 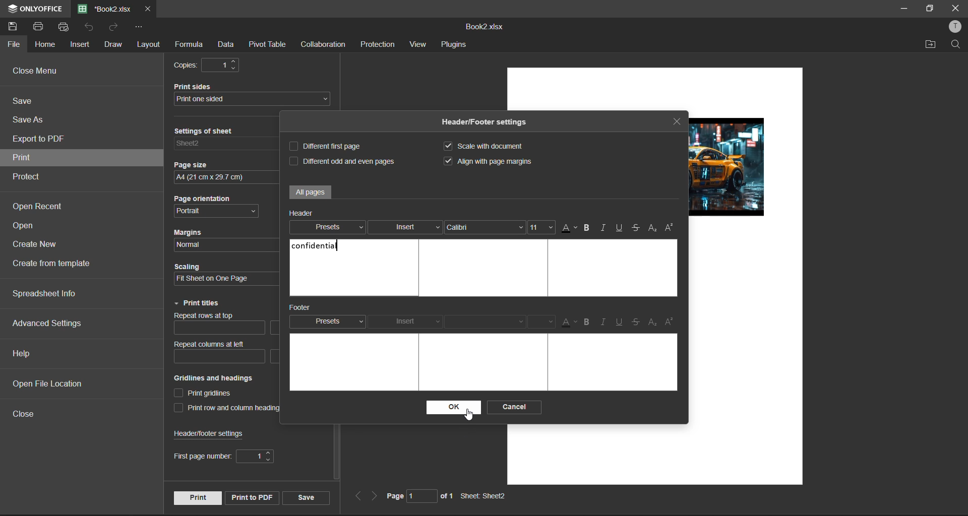 What do you see at coordinates (27, 158) in the screenshot?
I see `print` at bounding box center [27, 158].